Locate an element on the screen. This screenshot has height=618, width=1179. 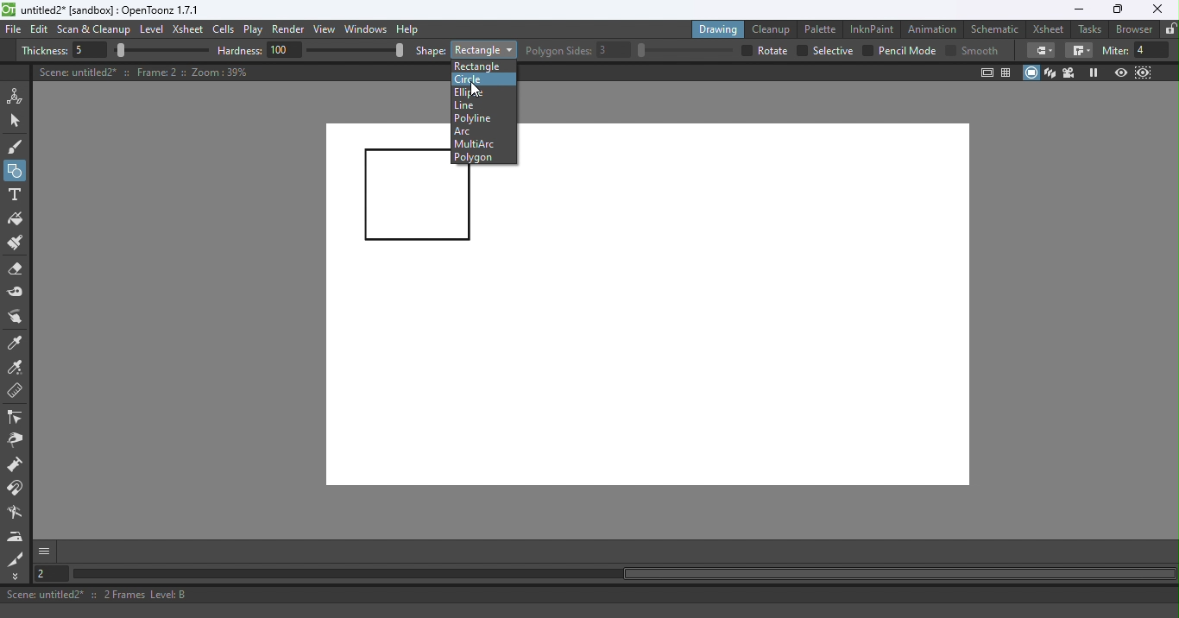
100 is located at coordinates (285, 49).